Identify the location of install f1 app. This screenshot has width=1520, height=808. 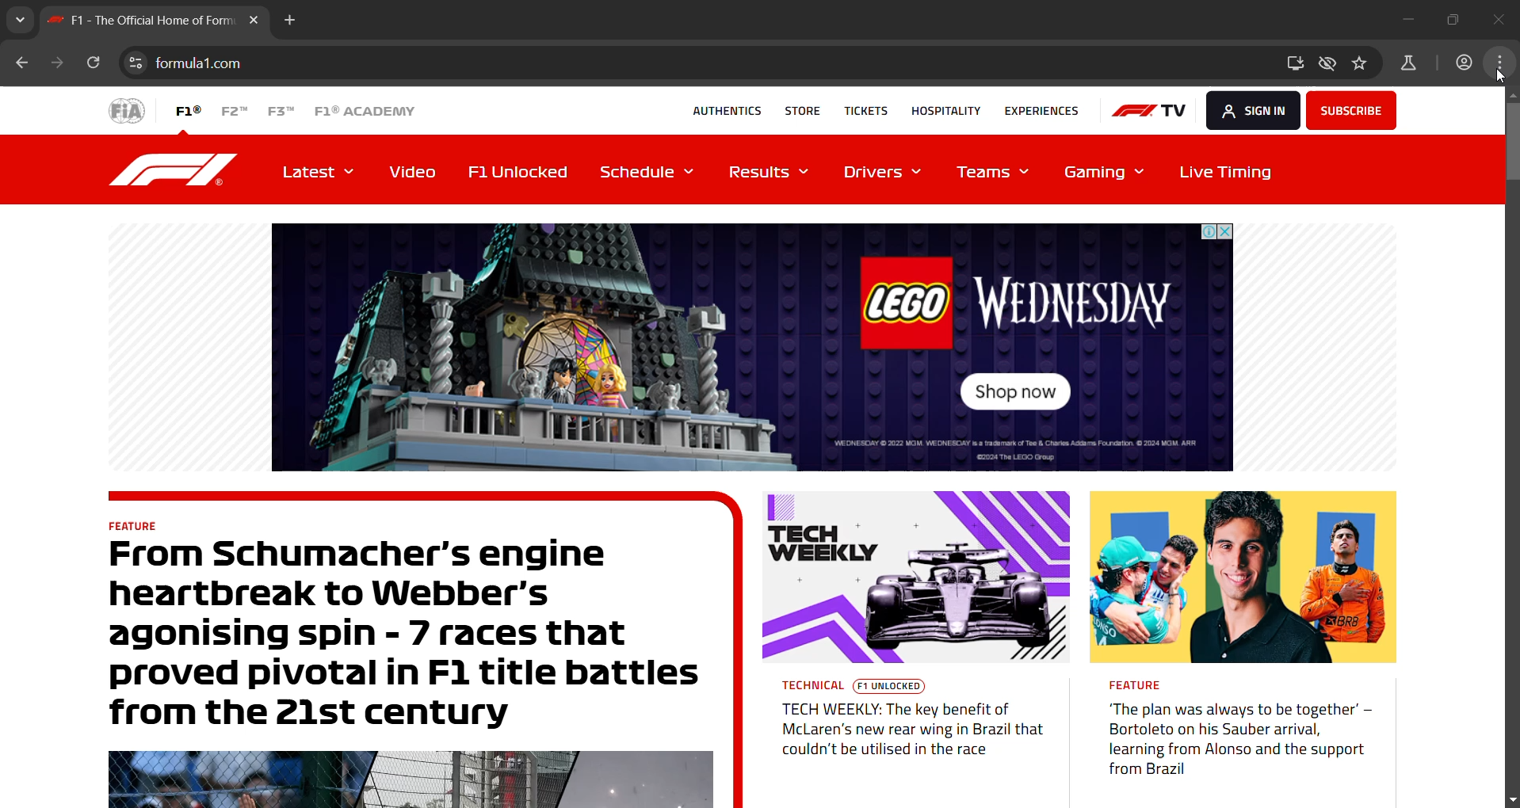
(1287, 63).